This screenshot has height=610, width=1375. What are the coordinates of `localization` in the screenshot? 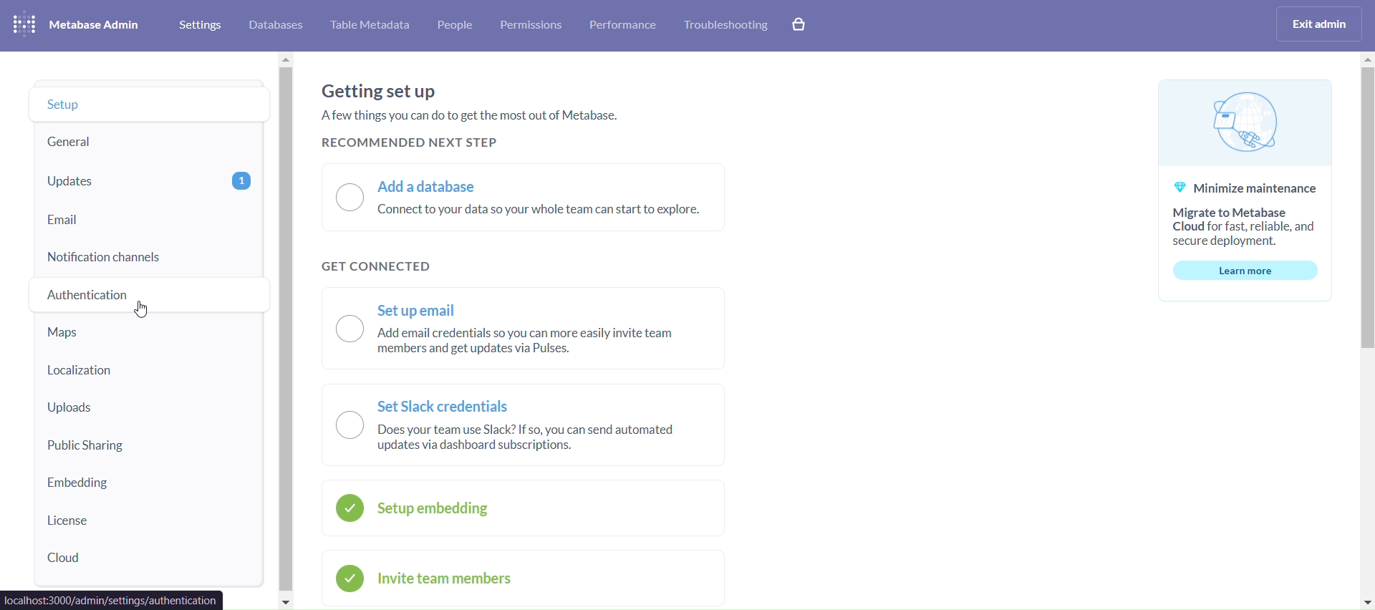 It's located at (143, 374).